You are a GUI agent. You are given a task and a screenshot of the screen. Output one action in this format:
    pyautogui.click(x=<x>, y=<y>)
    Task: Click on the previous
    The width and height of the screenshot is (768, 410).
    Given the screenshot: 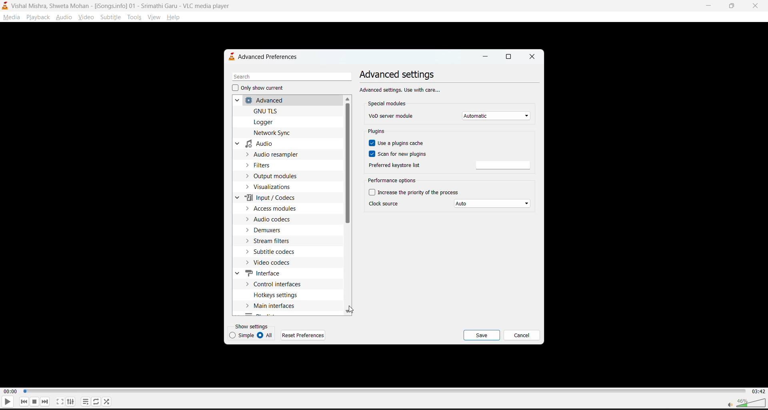 What is the action you would take?
    pyautogui.click(x=24, y=402)
    